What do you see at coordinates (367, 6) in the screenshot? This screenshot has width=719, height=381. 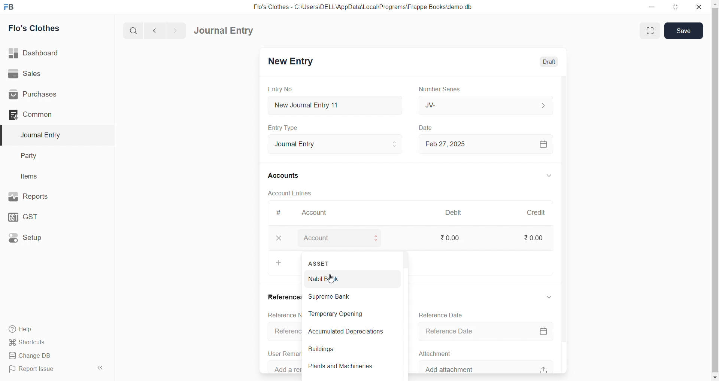 I see `Flo's Clothes - C:\Users\DELL\AppData\Local\Programs\Frappe Books\demo.db` at bounding box center [367, 6].